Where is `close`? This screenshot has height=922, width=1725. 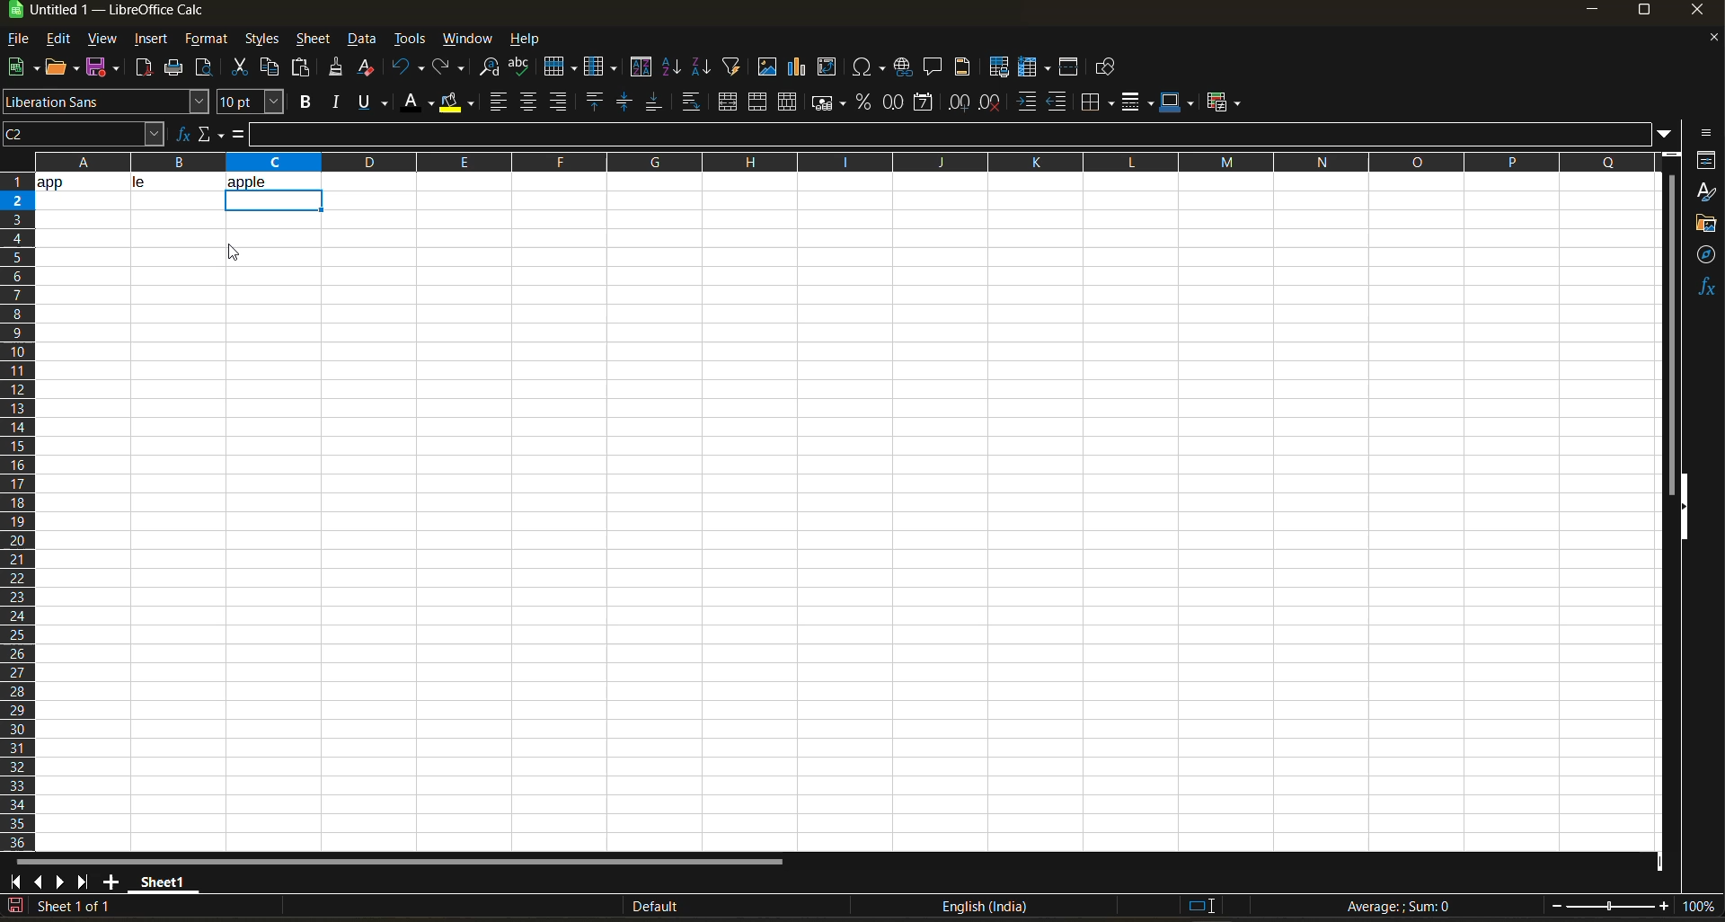 close is located at coordinates (1703, 13).